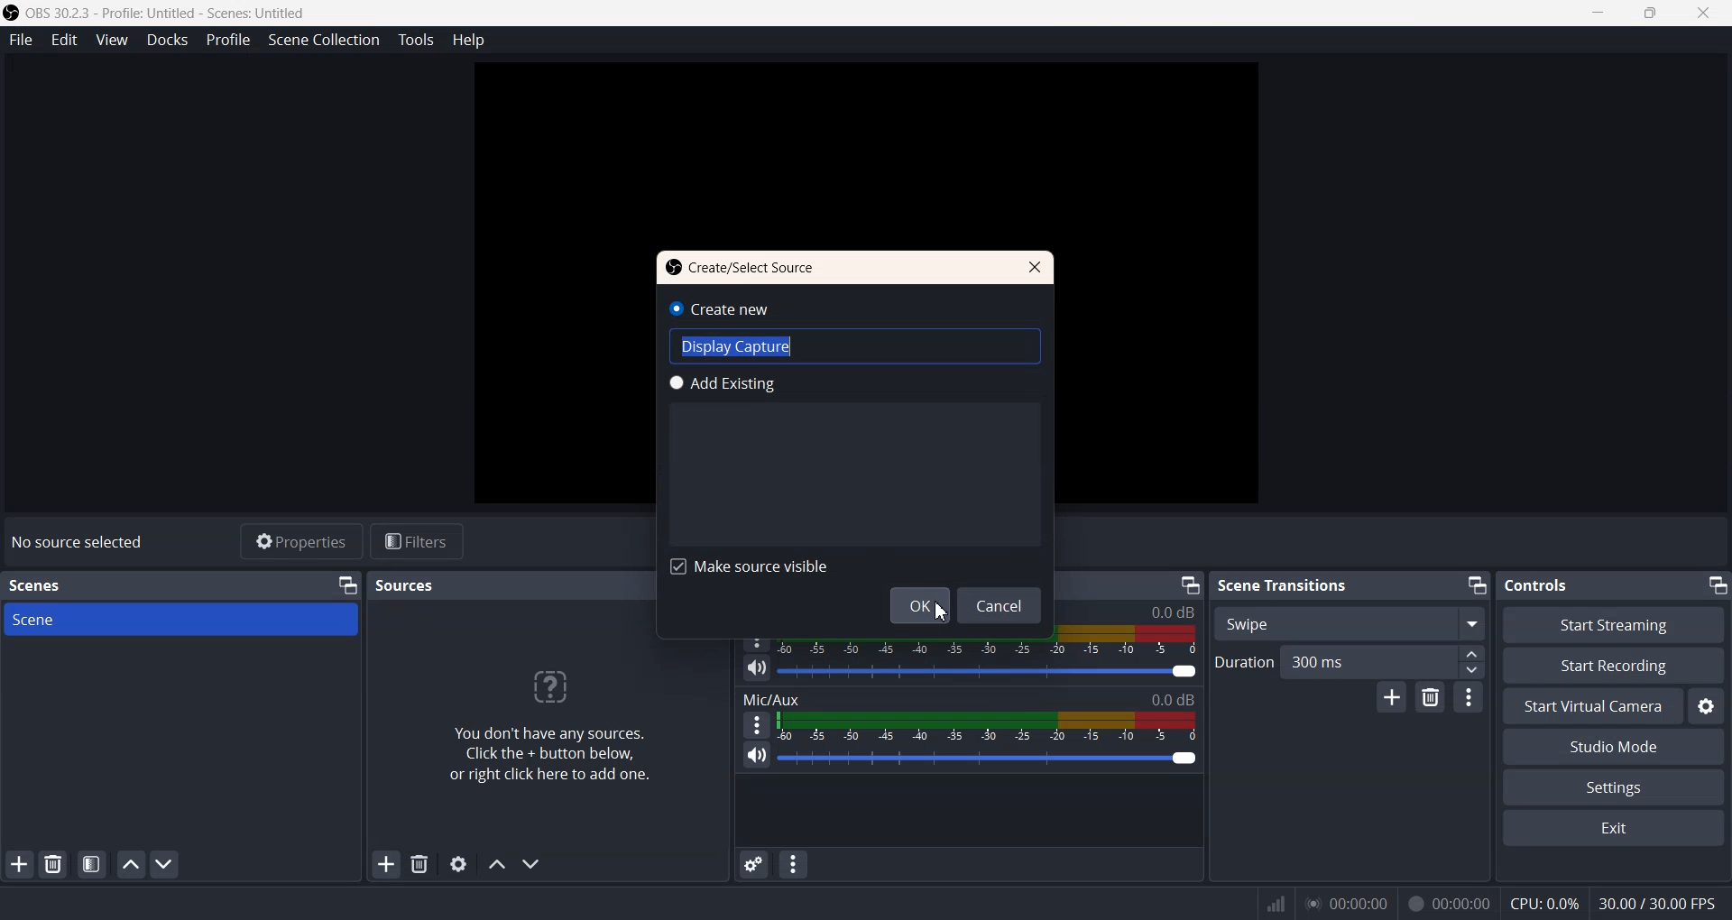  I want to click on 30.00/30.000 FPS, so click(1654, 903).